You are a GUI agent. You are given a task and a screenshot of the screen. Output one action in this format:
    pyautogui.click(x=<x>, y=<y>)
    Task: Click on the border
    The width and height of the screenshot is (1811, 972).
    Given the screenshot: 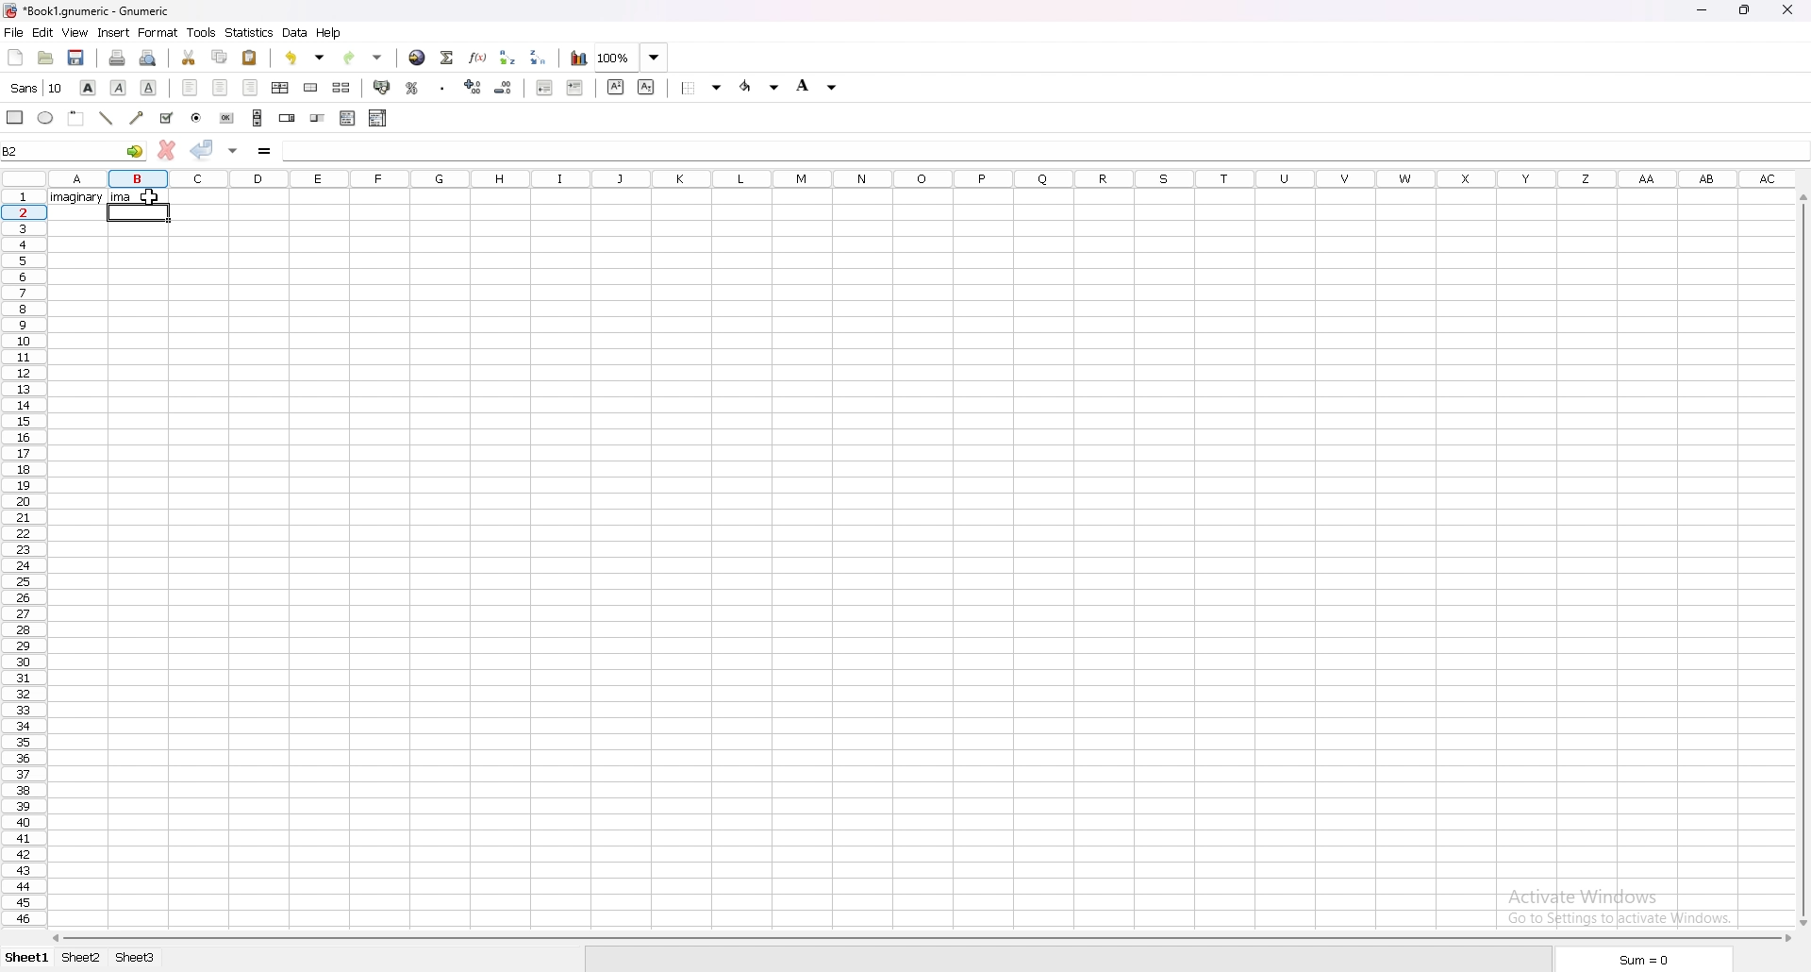 What is the action you would take?
    pyautogui.click(x=700, y=88)
    